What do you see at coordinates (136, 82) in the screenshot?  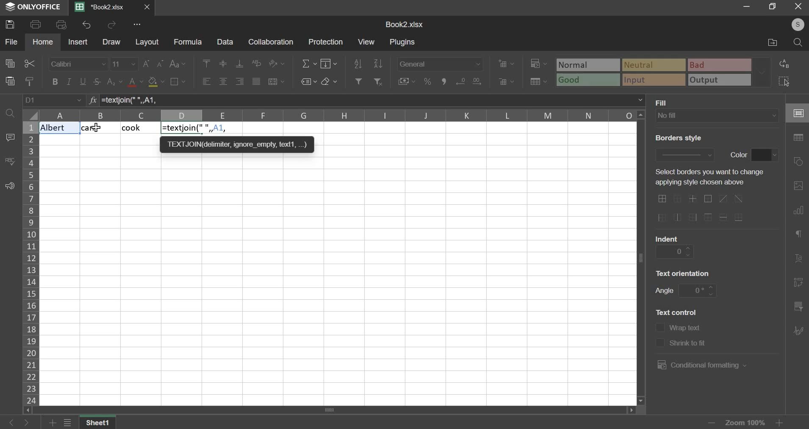 I see `text color` at bounding box center [136, 82].